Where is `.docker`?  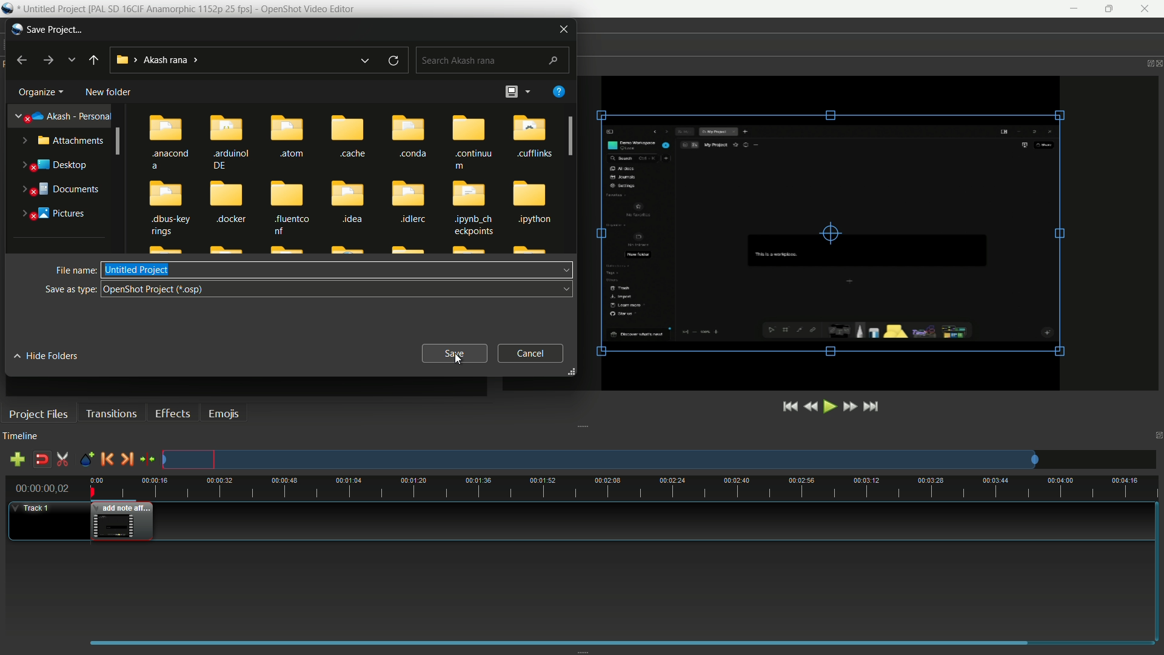
.docker is located at coordinates (229, 209).